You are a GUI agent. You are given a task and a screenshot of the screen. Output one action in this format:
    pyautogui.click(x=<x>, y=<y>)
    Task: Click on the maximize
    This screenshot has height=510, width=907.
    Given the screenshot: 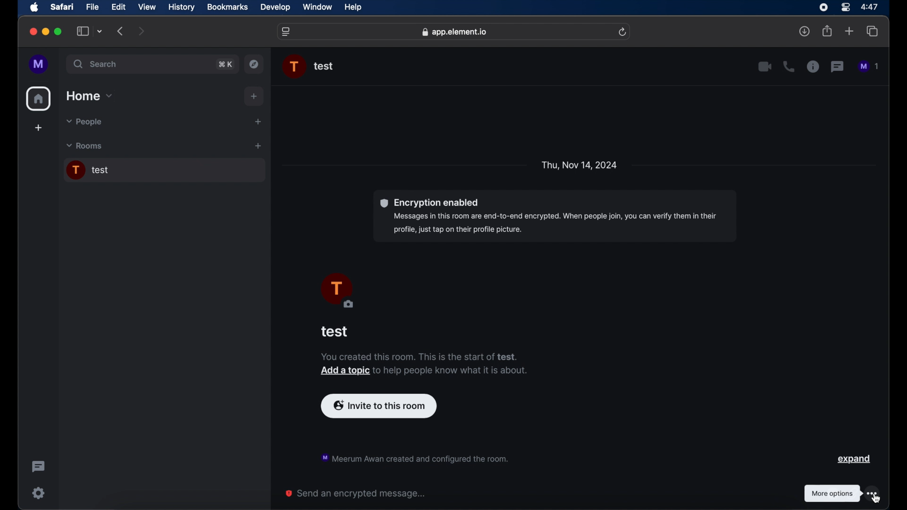 What is the action you would take?
    pyautogui.click(x=59, y=32)
    